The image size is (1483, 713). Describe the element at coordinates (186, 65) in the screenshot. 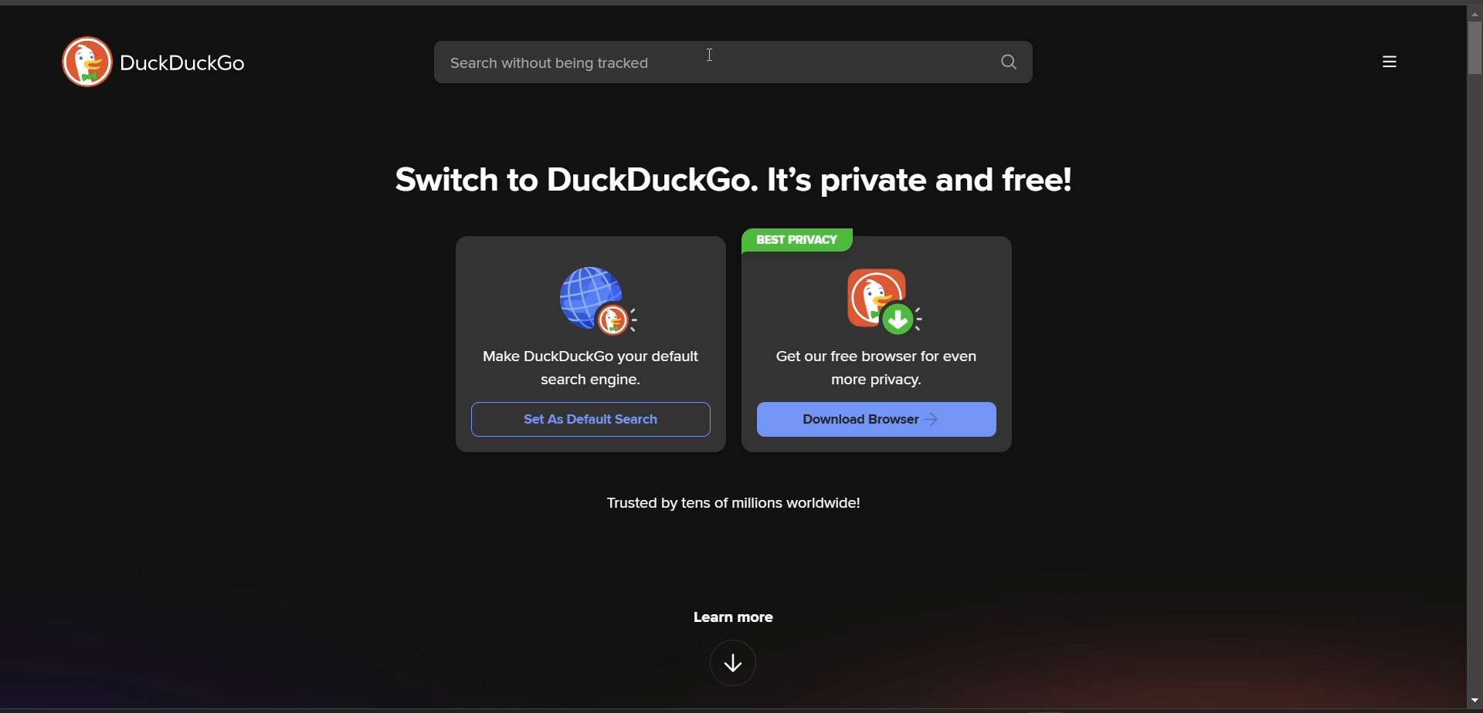

I see `duckDuckGo` at that location.